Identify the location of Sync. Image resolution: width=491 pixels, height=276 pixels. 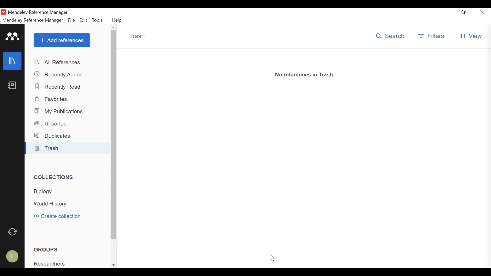
(13, 232).